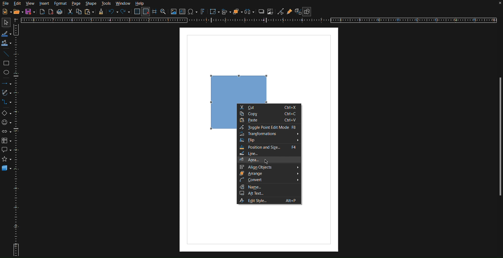 Image resolution: width=503 pixels, height=258 pixels. Describe the element at coordinates (6, 94) in the screenshot. I see `Vectors` at that location.